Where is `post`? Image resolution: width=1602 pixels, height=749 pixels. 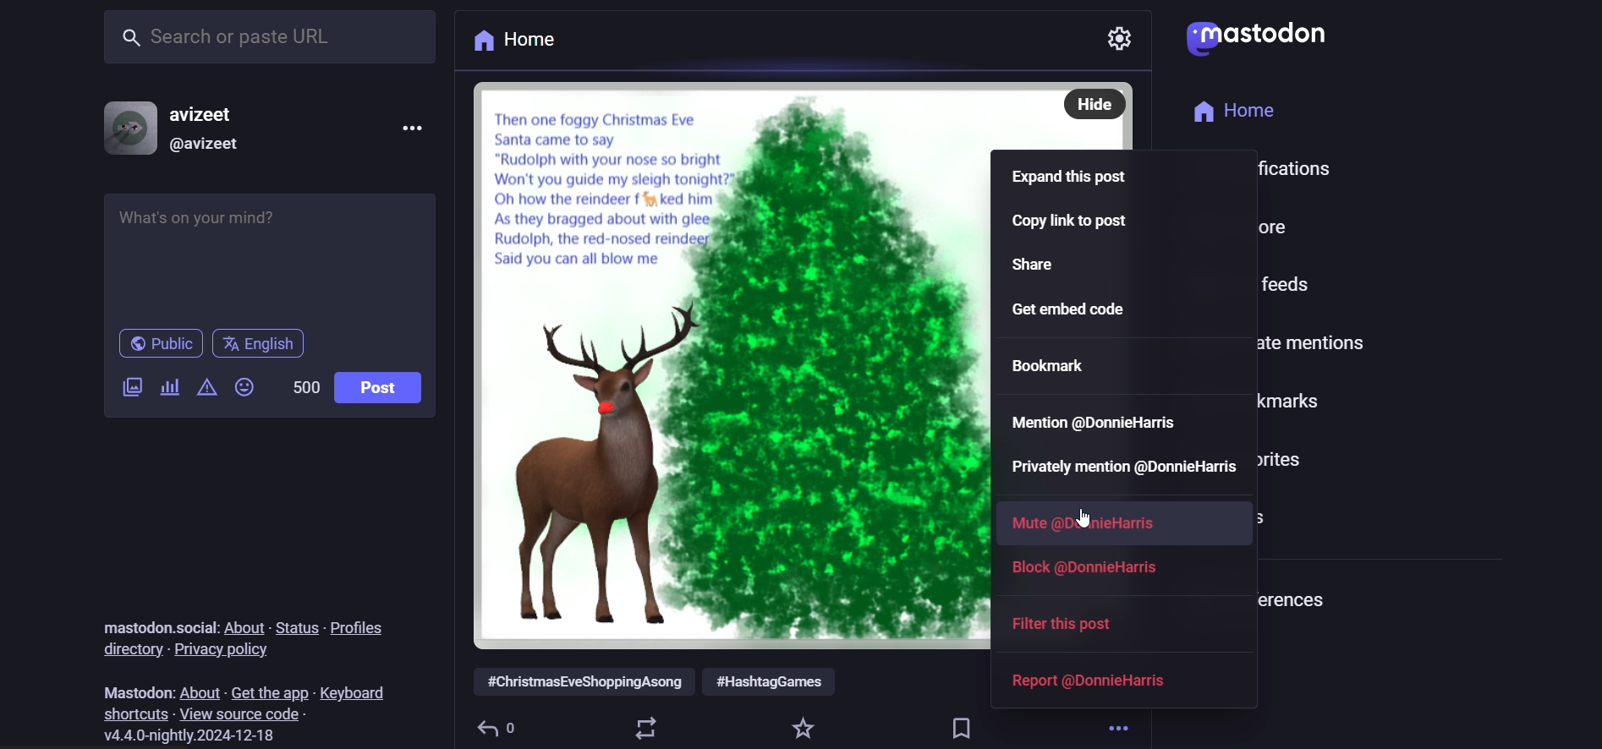 post is located at coordinates (380, 387).